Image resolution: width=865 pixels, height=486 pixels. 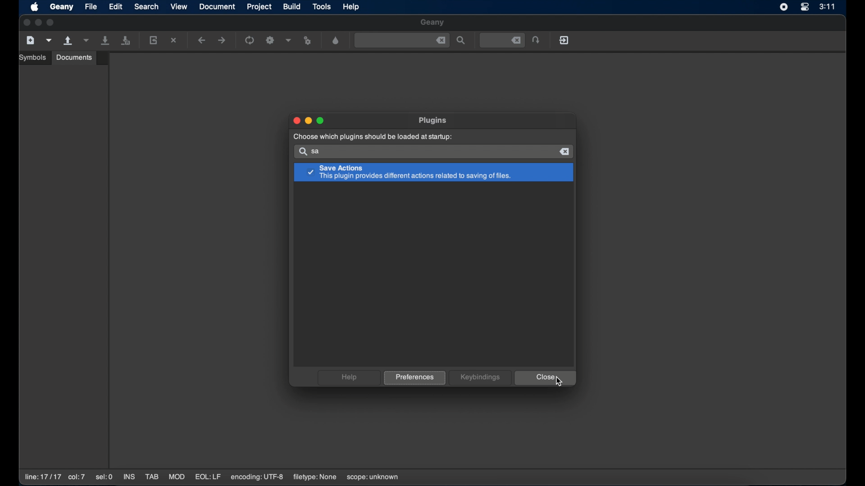 What do you see at coordinates (434, 173) in the screenshot?
I see `save  action plugin highlighted` at bounding box center [434, 173].